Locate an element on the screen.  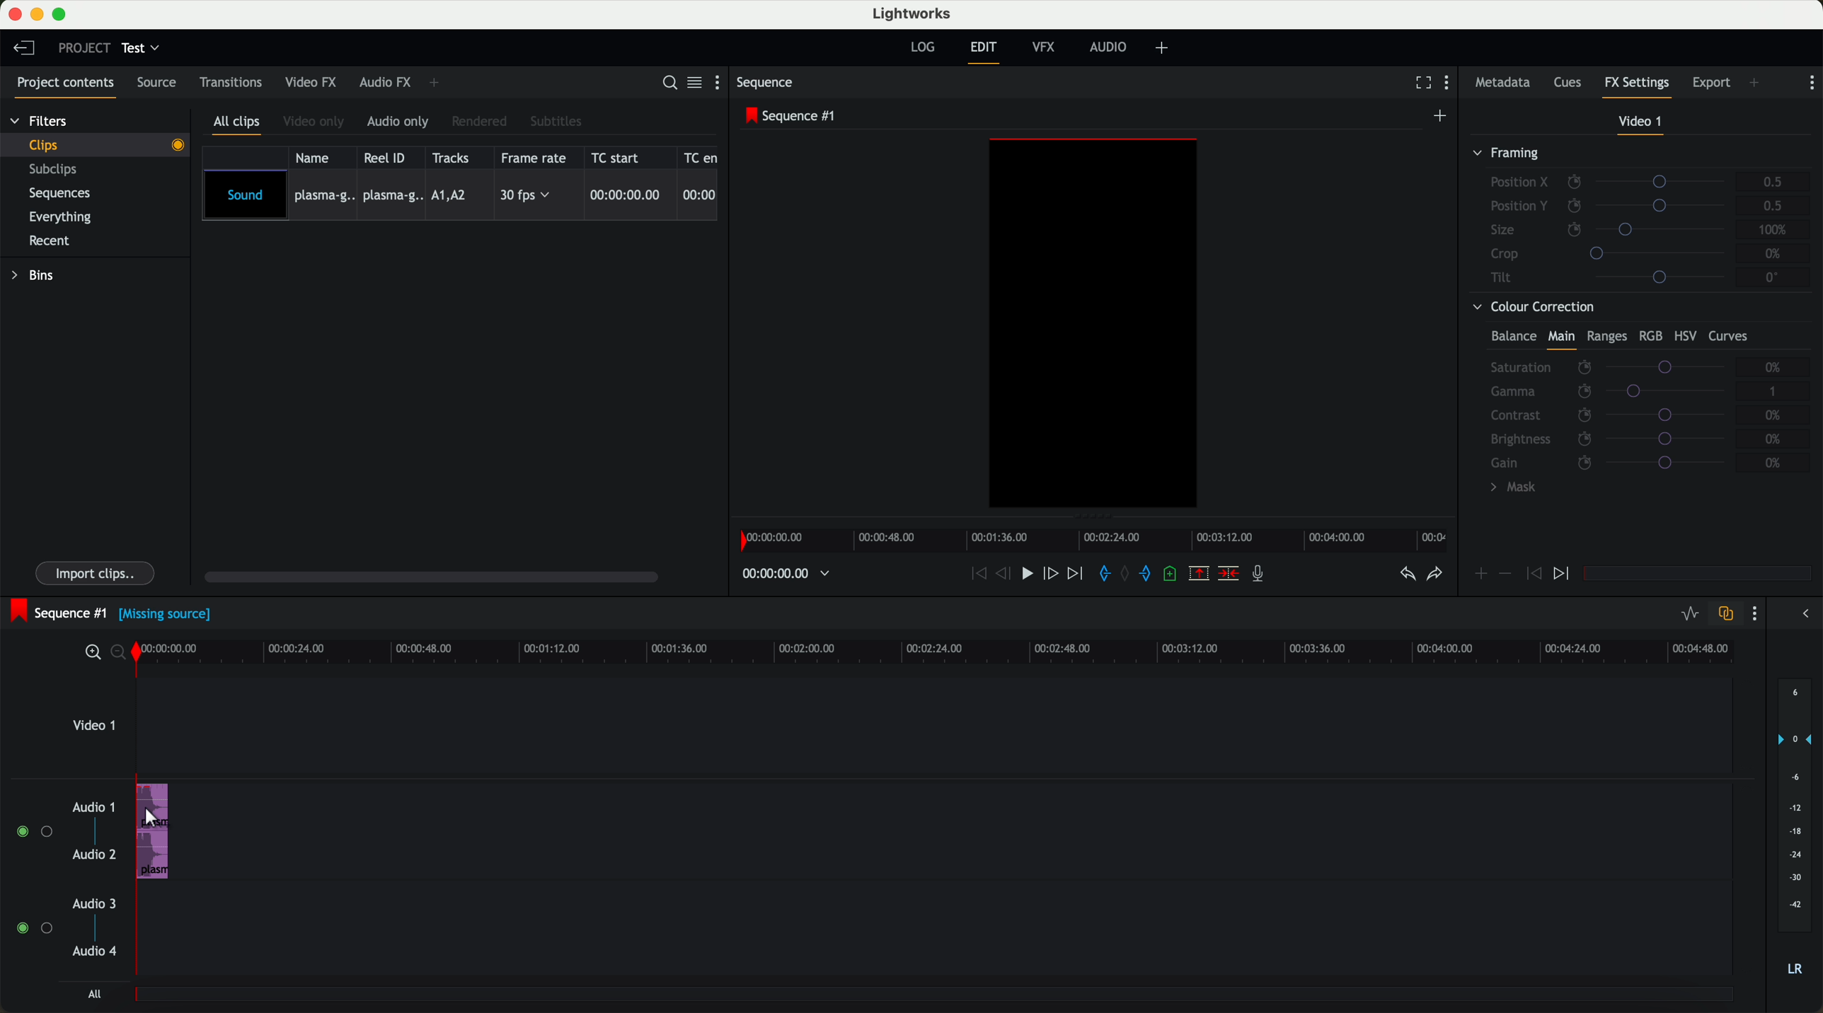
colour correction is located at coordinates (1634, 401).